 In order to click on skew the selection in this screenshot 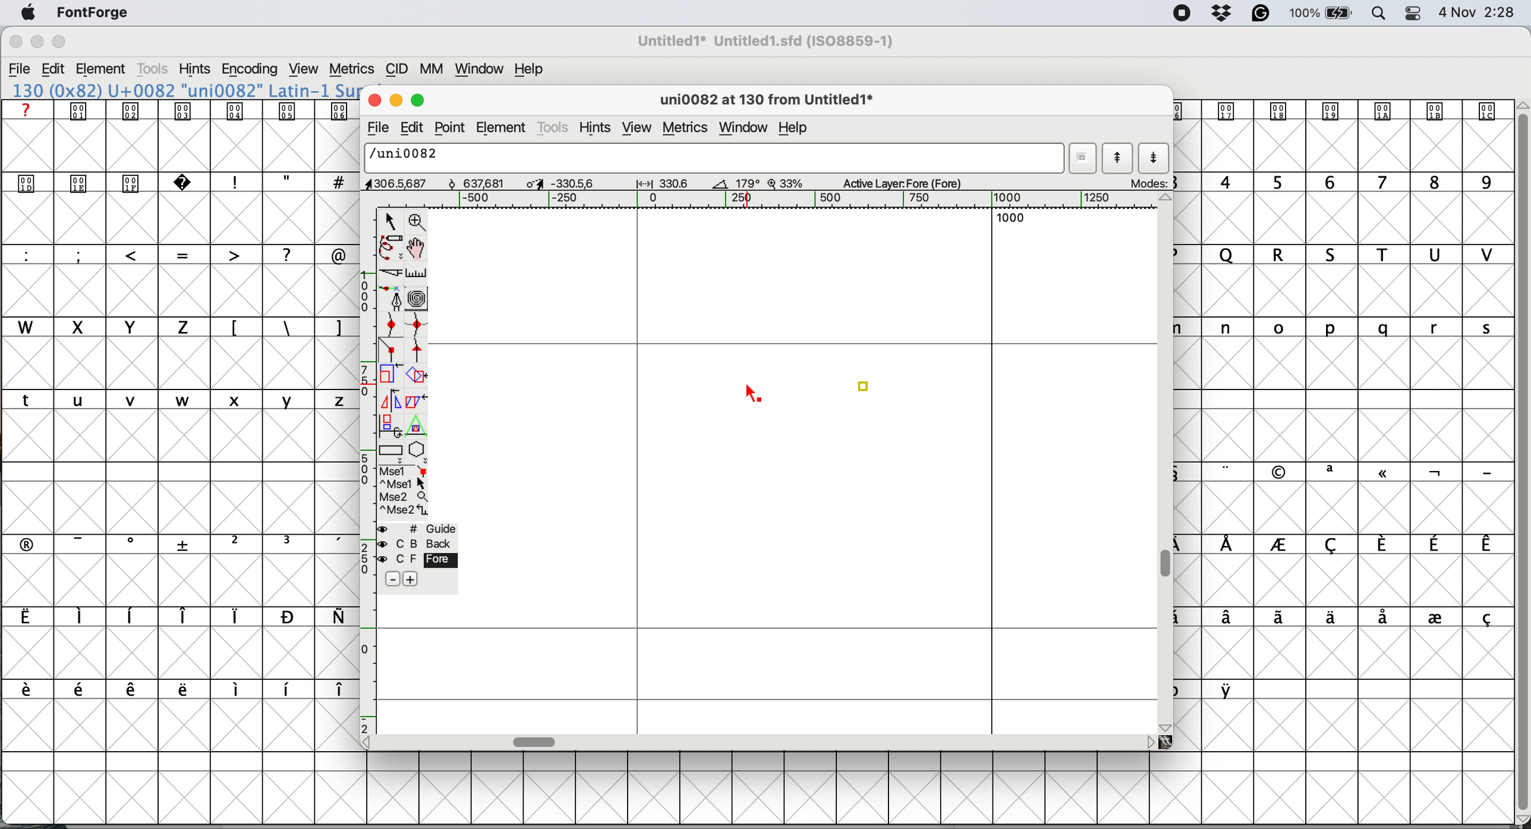, I will do `click(414, 400)`.